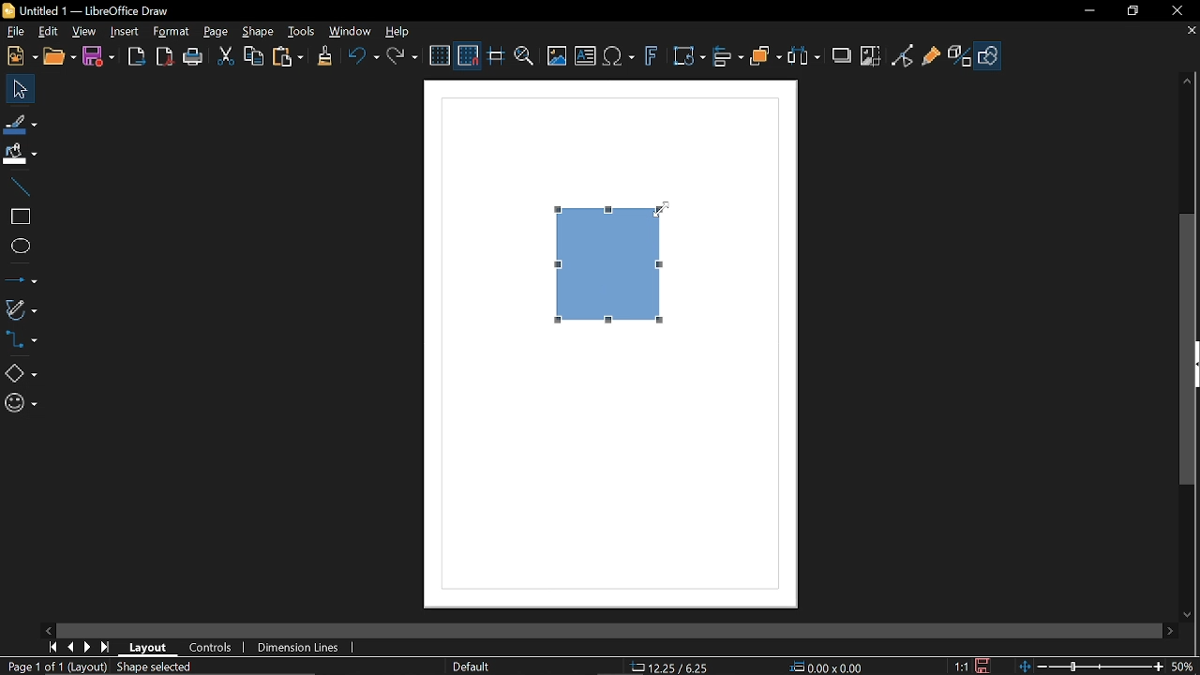  Describe the element at coordinates (105, 647) in the screenshot. I see `last page` at that location.